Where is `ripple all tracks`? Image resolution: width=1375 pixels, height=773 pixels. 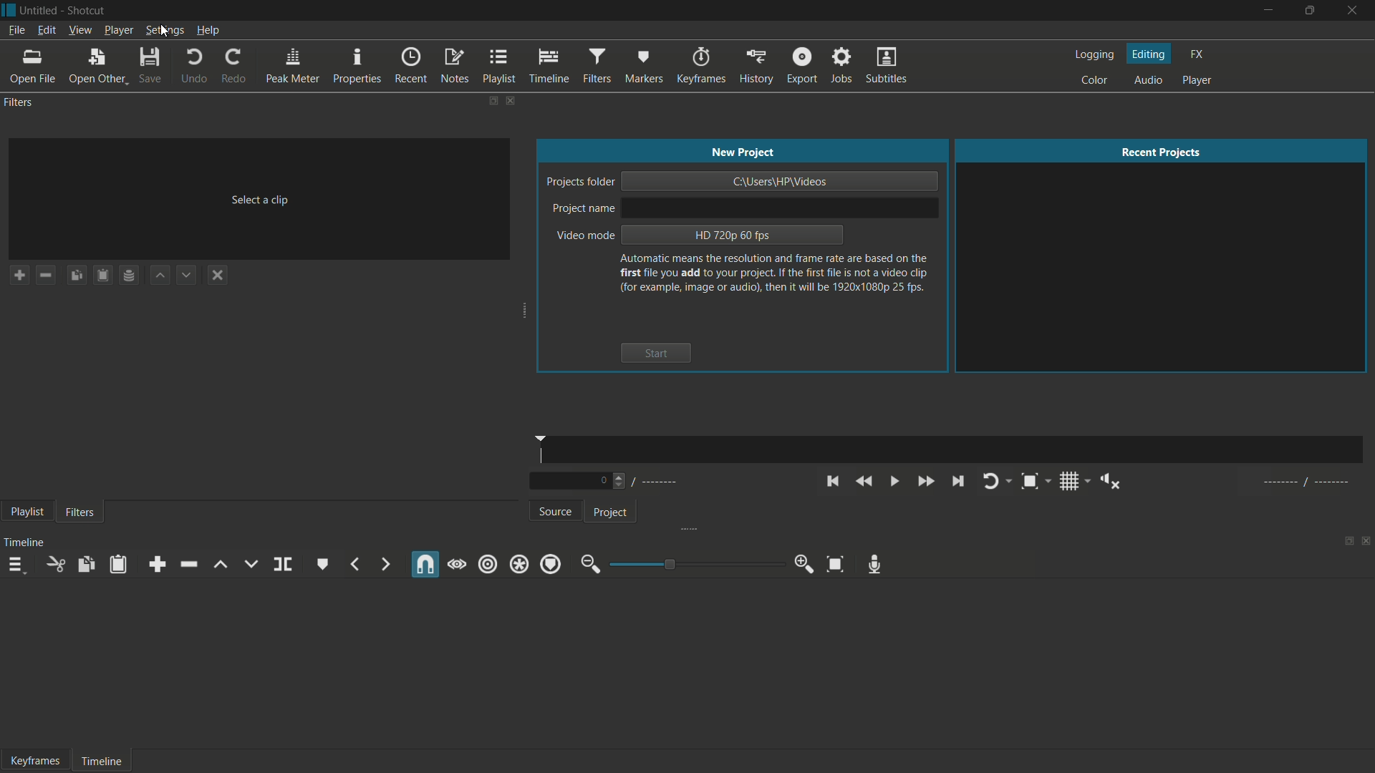
ripple all tracks is located at coordinates (518, 565).